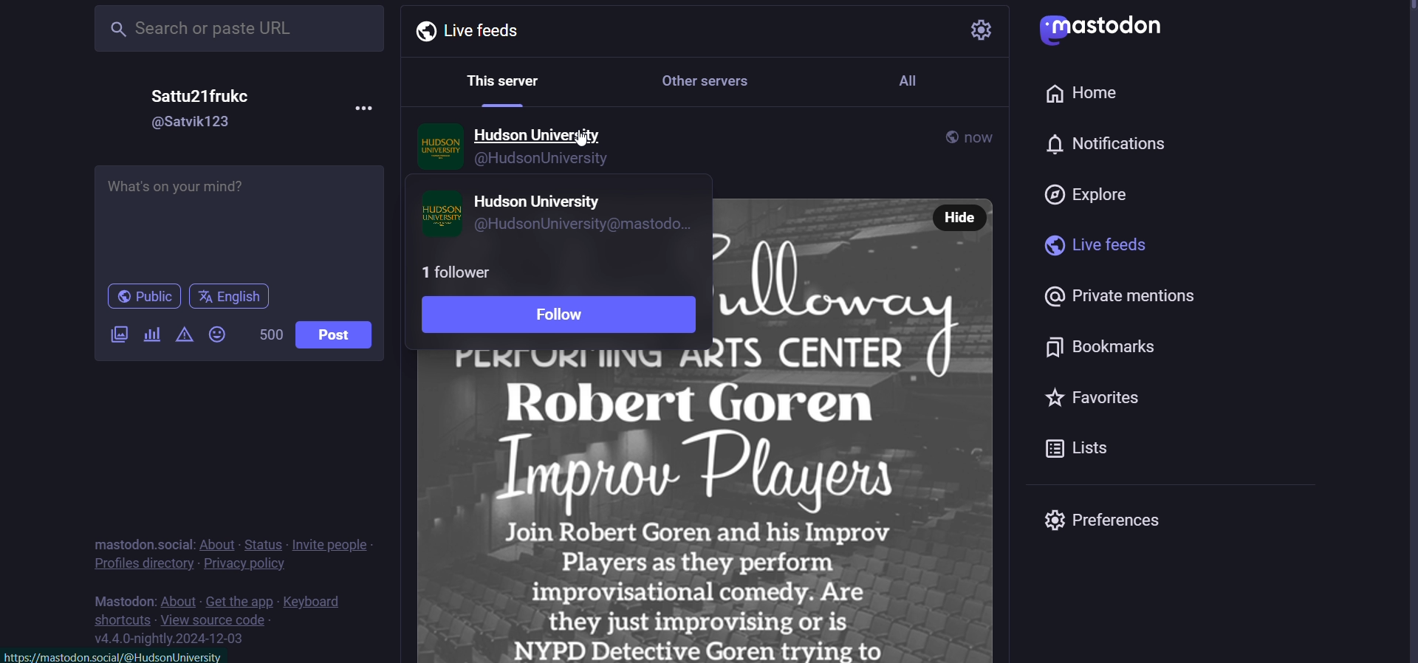 Image resolution: width=1418 pixels, height=663 pixels. I want to click on v4.4.0-nightly.2024-12-03, so click(172, 637).